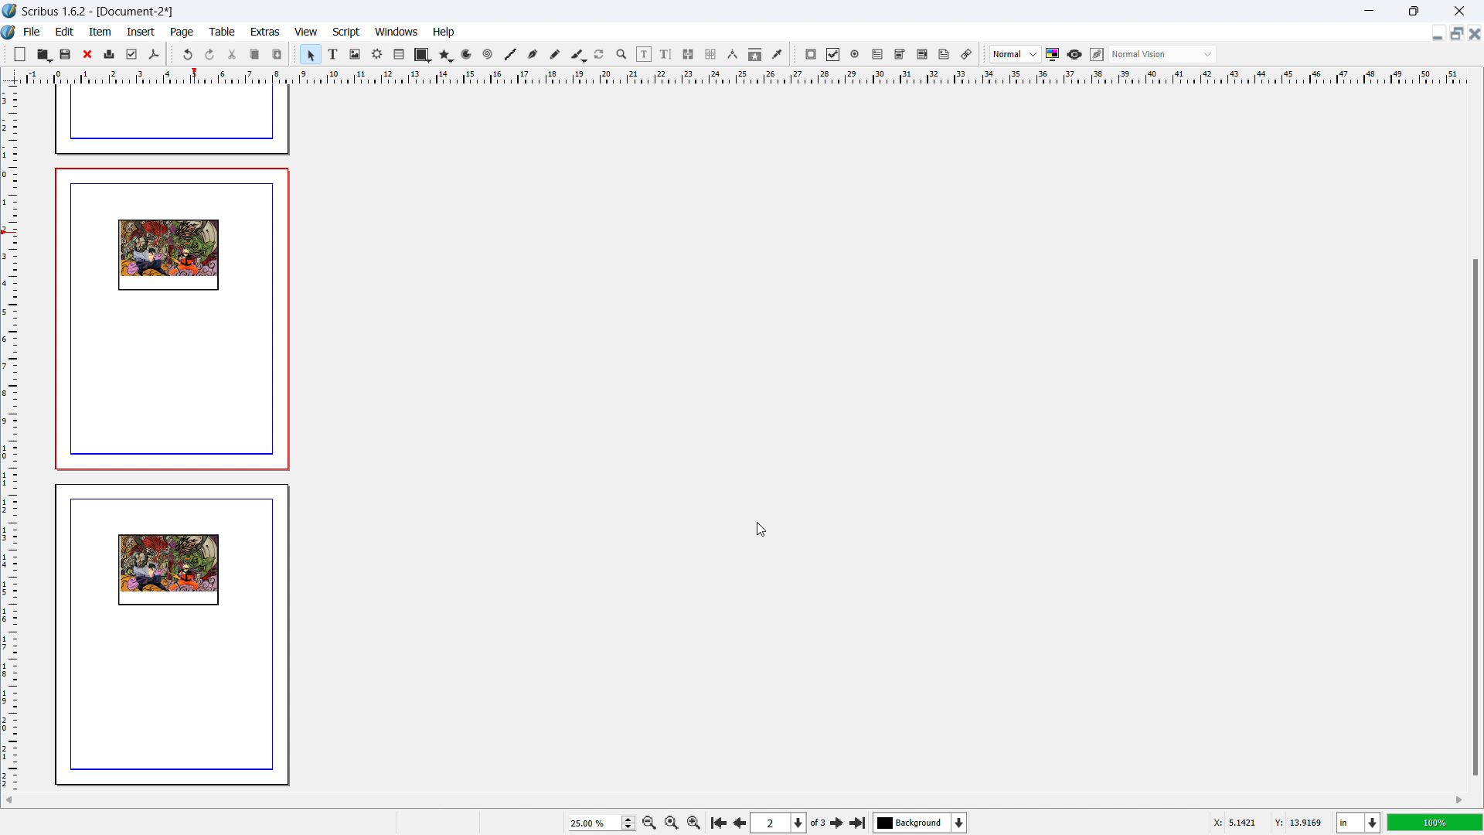  Describe the element at coordinates (644, 55) in the screenshot. I see `edit contents of the frame` at that location.